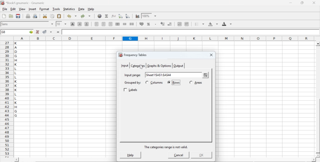 The height and width of the screenshot is (162, 320). Describe the element at coordinates (80, 24) in the screenshot. I see `italic` at that location.